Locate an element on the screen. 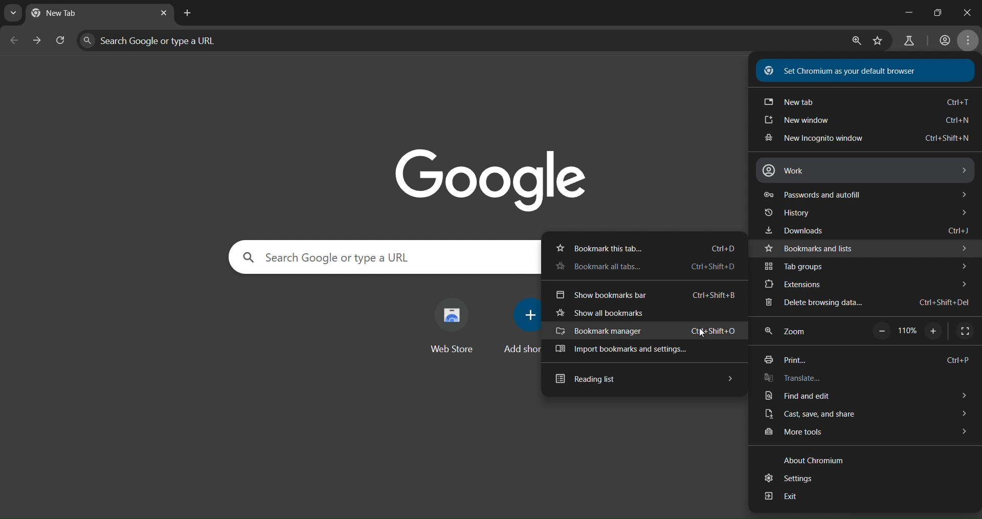 This screenshot has width=982, height=519. translate is located at coordinates (794, 377).